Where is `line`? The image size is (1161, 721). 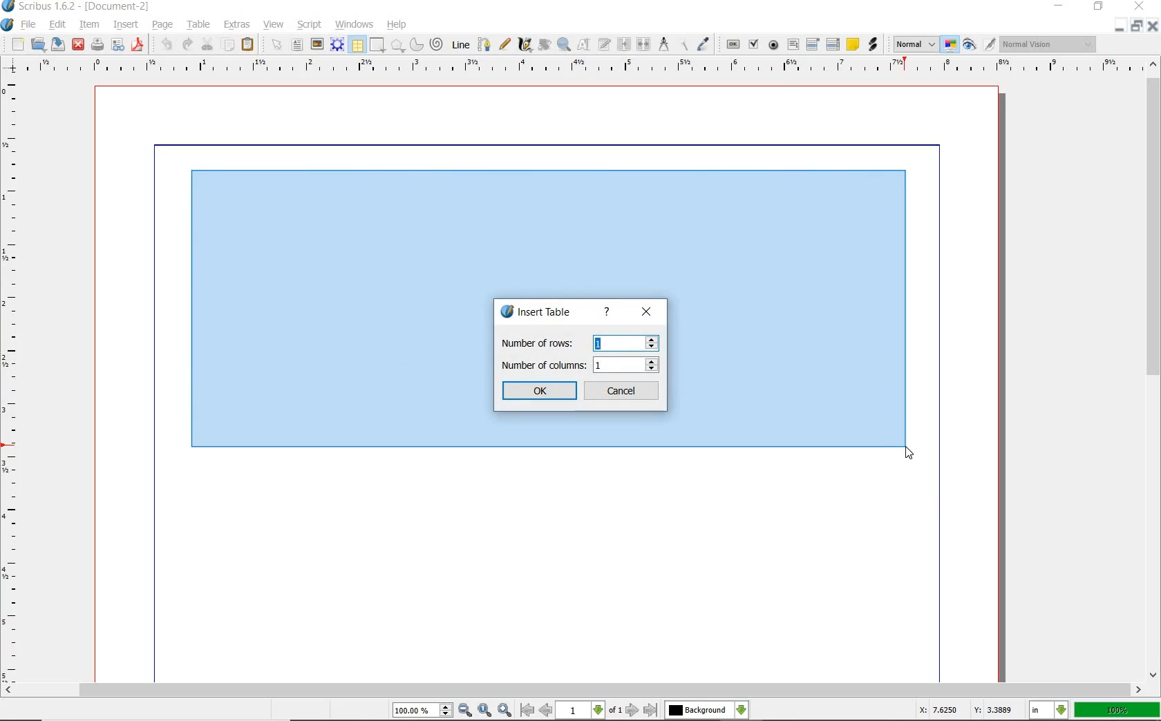
line is located at coordinates (461, 46).